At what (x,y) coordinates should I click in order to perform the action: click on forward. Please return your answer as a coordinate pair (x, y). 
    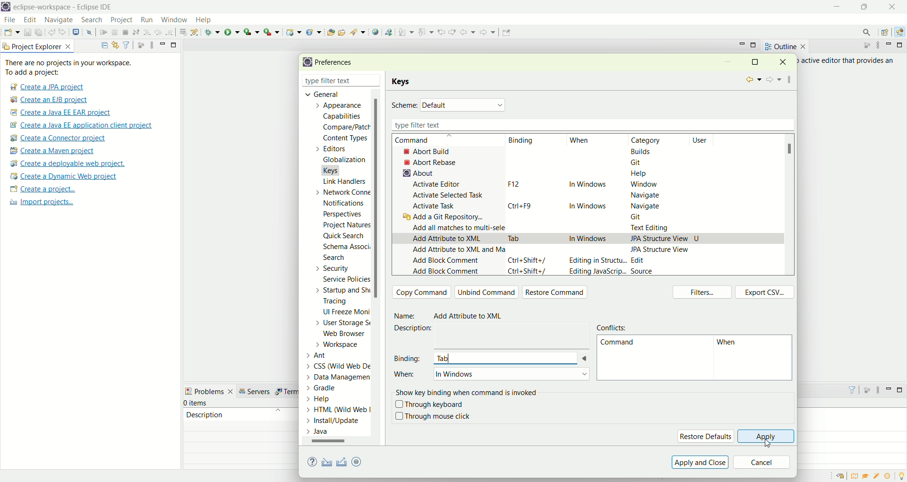
    Looking at the image, I should click on (773, 80).